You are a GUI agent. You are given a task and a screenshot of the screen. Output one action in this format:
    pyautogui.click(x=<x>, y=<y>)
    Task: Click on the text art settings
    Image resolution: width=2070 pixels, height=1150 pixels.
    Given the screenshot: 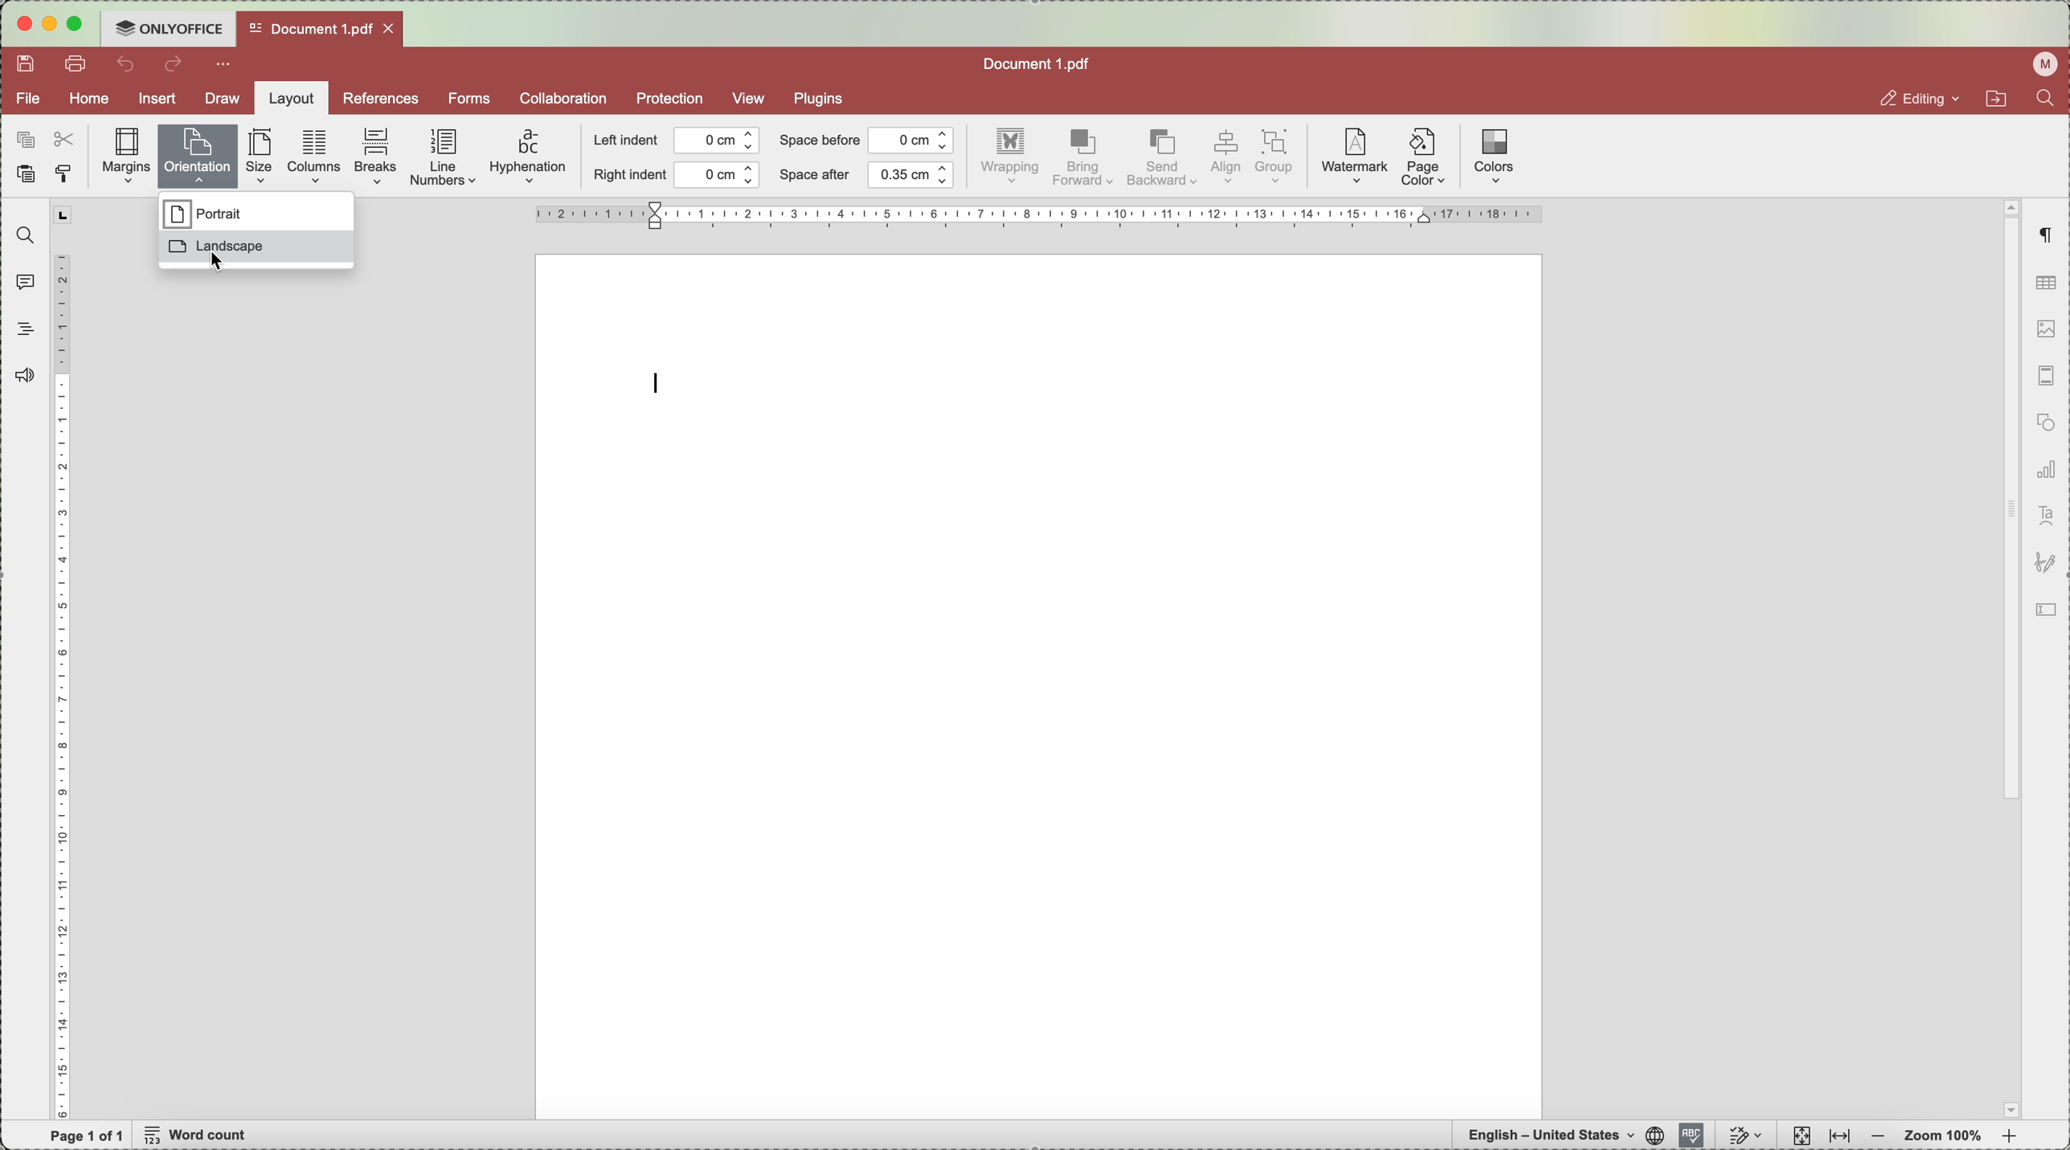 What is the action you would take?
    pyautogui.click(x=2045, y=516)
    